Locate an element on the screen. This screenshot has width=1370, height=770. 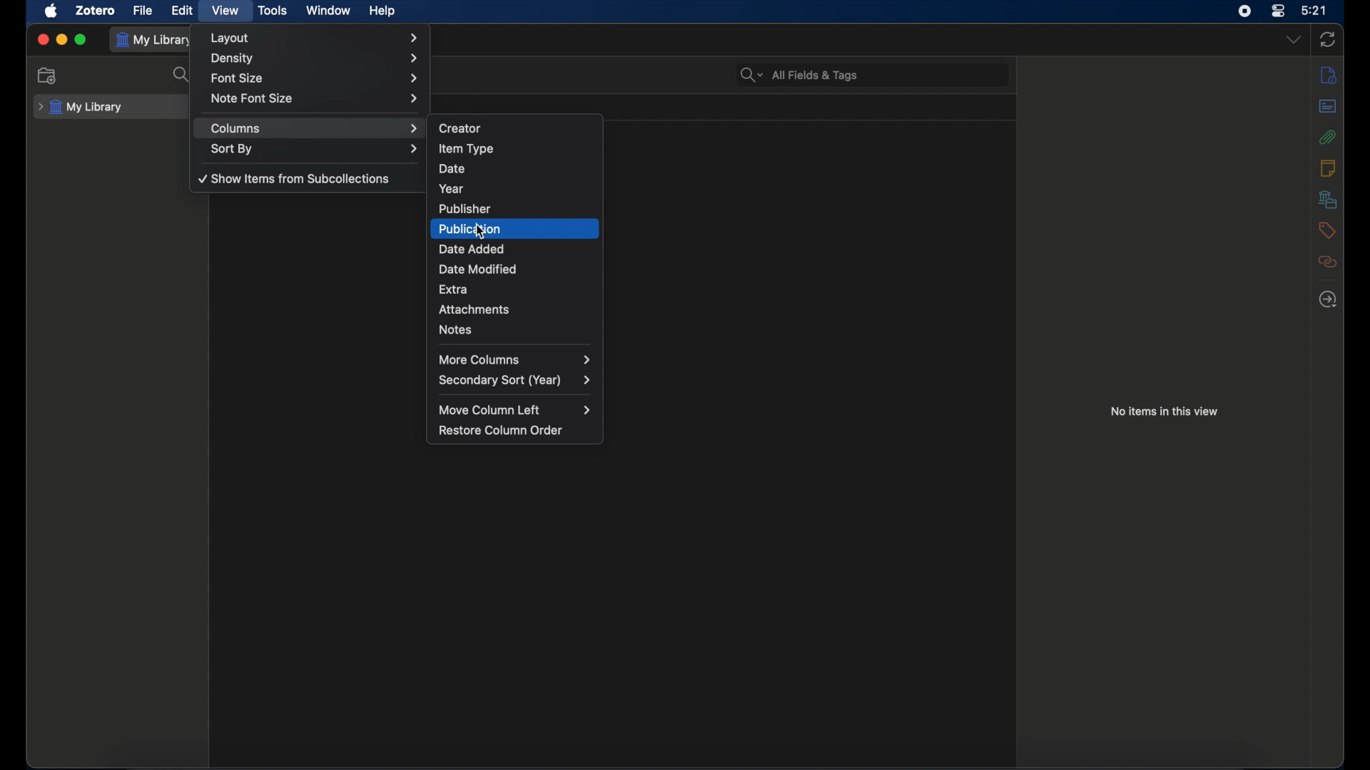
dropdown is located at coordinates (1292, 40).